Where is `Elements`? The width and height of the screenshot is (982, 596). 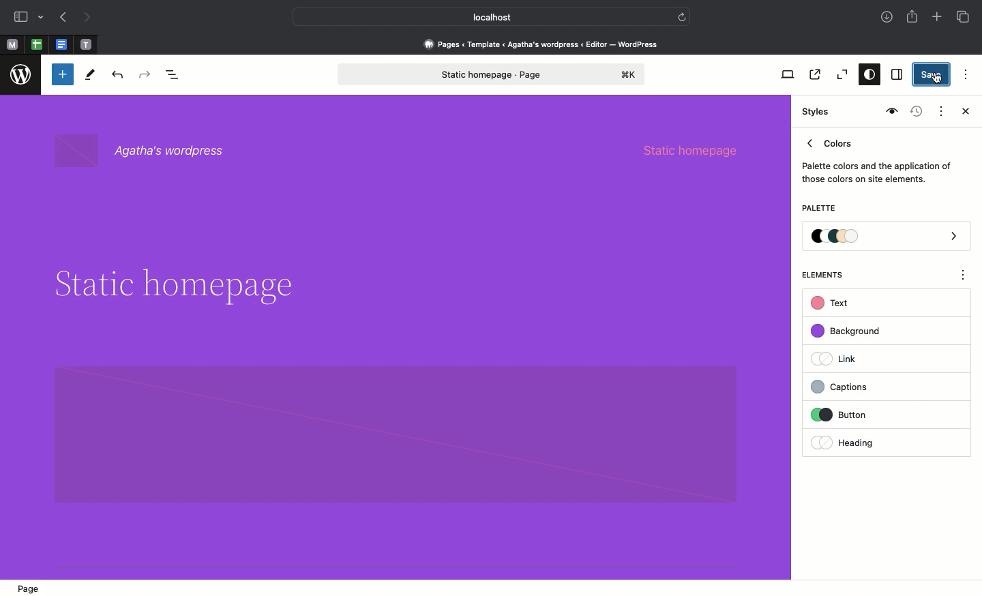
Elements is located at coordinates (830, 275).